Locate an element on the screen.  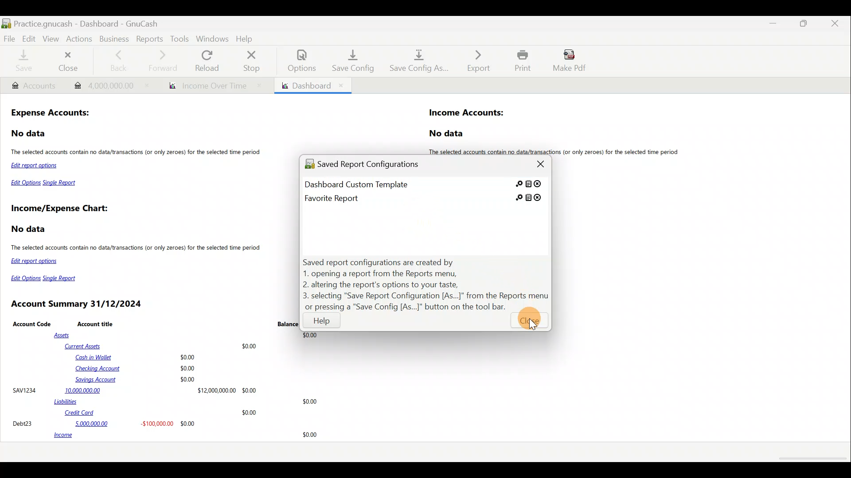
Assets $0.00 is located at coordinates (188, 335).